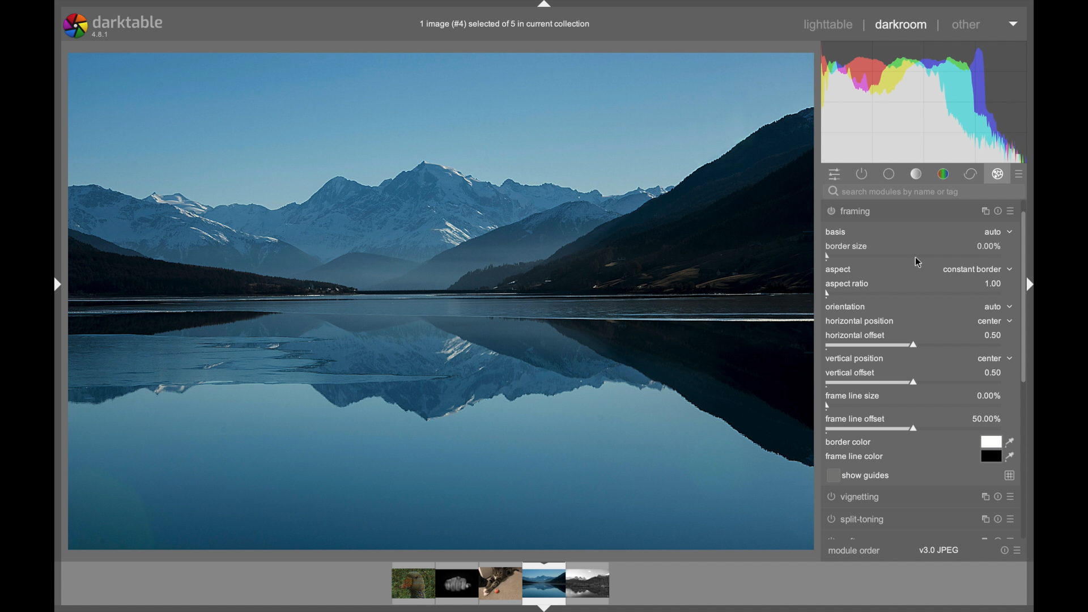 The height and width of the screenshot is (612, 1088). Describe the element at coordinates (863, 174) in the screenshot. I see `show all active modules` at that location.